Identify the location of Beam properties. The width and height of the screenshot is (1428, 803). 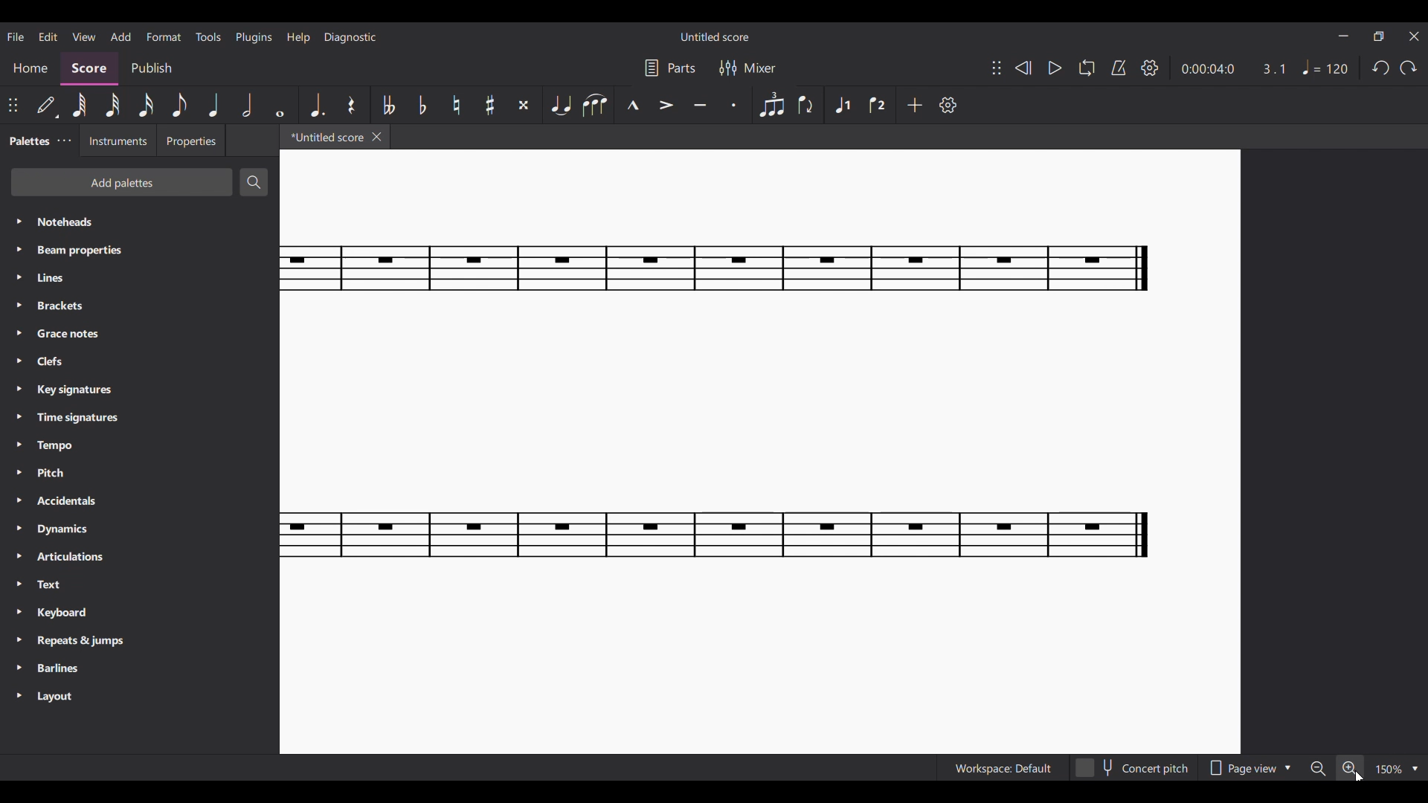
(139, 251).